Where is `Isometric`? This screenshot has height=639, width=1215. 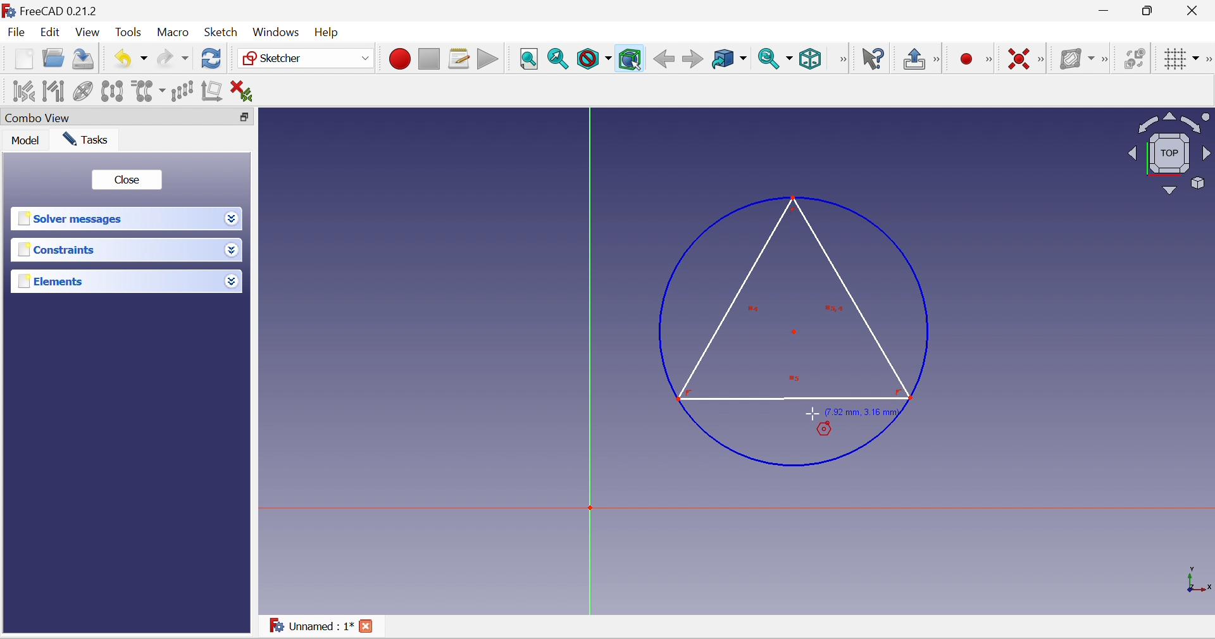 Isometric is located at coordinates (811, 59).